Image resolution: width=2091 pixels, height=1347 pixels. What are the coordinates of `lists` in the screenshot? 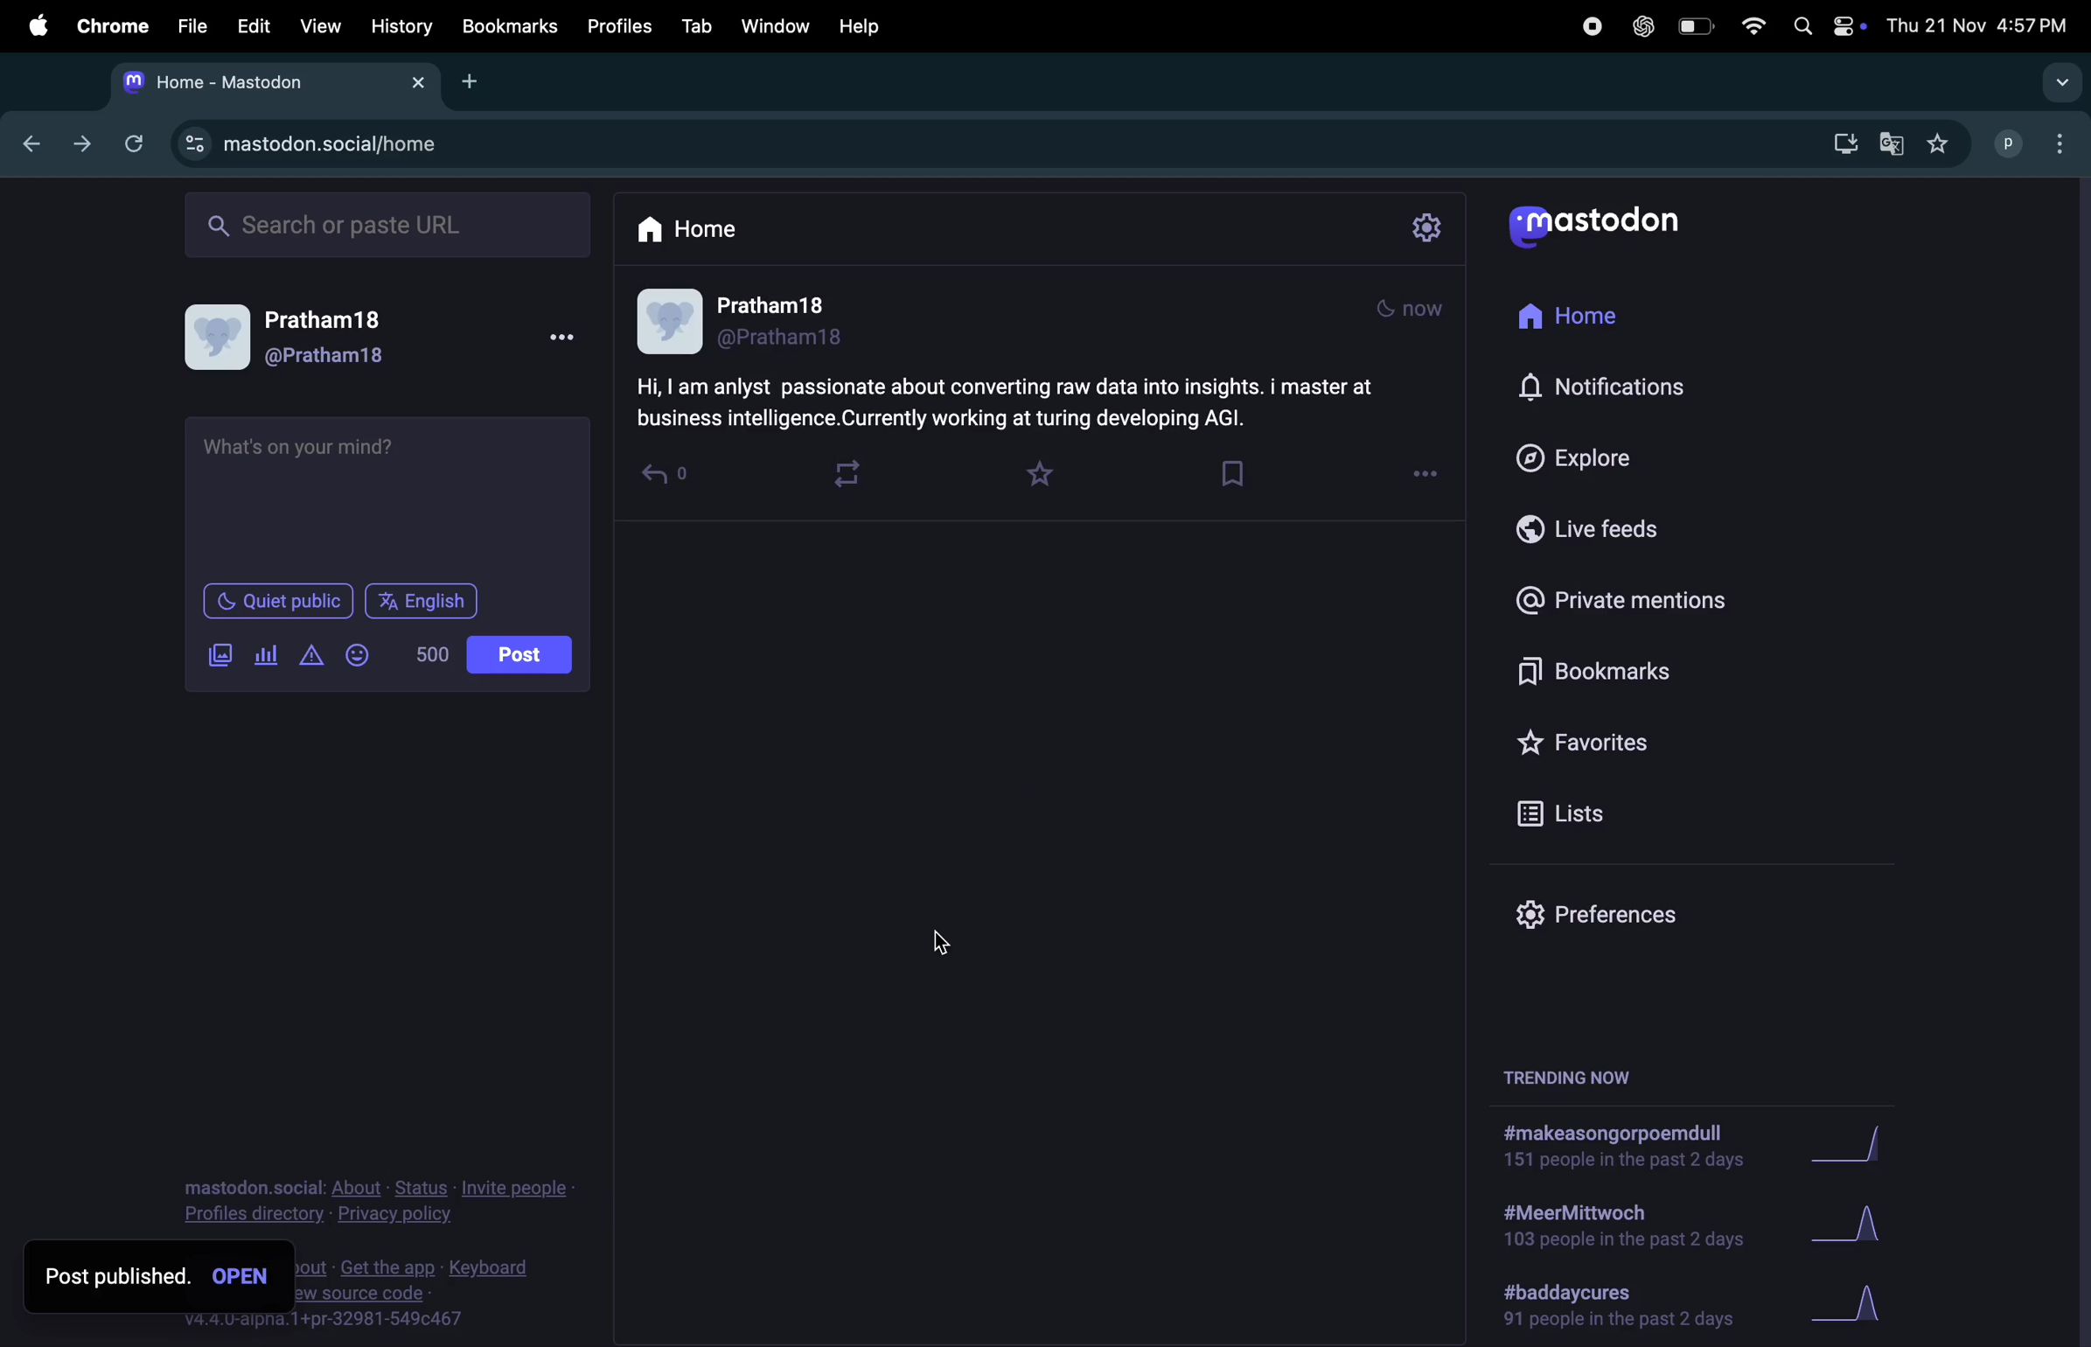 It's located at (1572, 813).